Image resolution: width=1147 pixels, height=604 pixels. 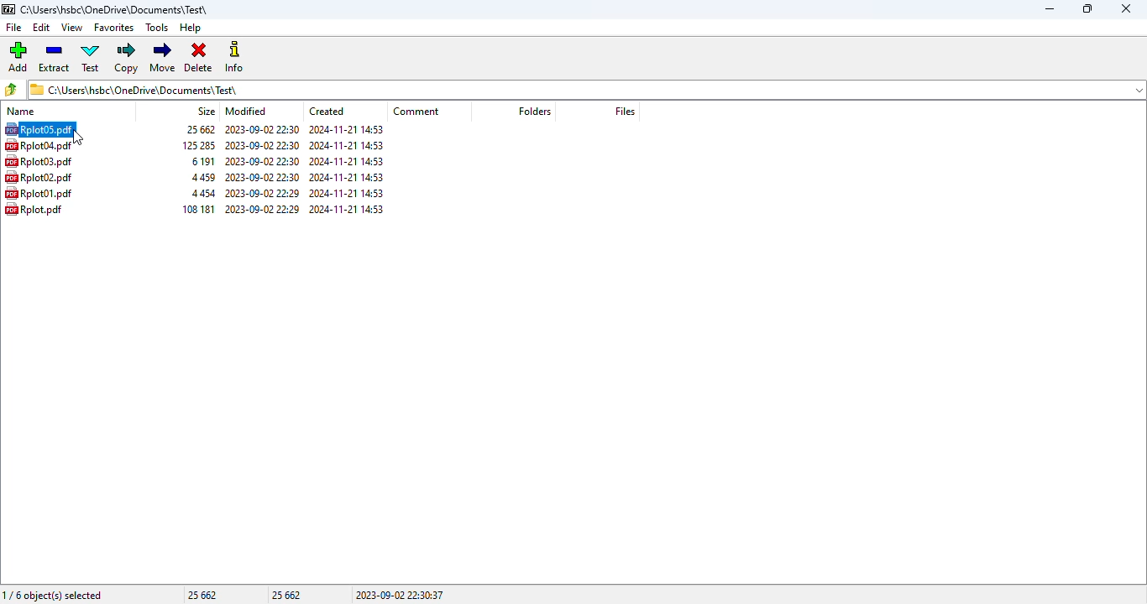 What do you see at coordinates (78, 138) in the screenshot?
I see `cursor` at bounding box center [78, 138].